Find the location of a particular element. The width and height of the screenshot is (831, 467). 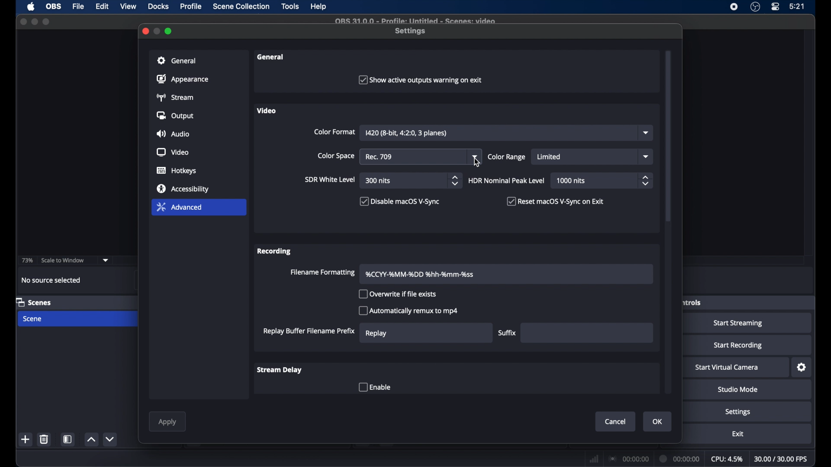

hotkeys is located at coordinates (176, 170).